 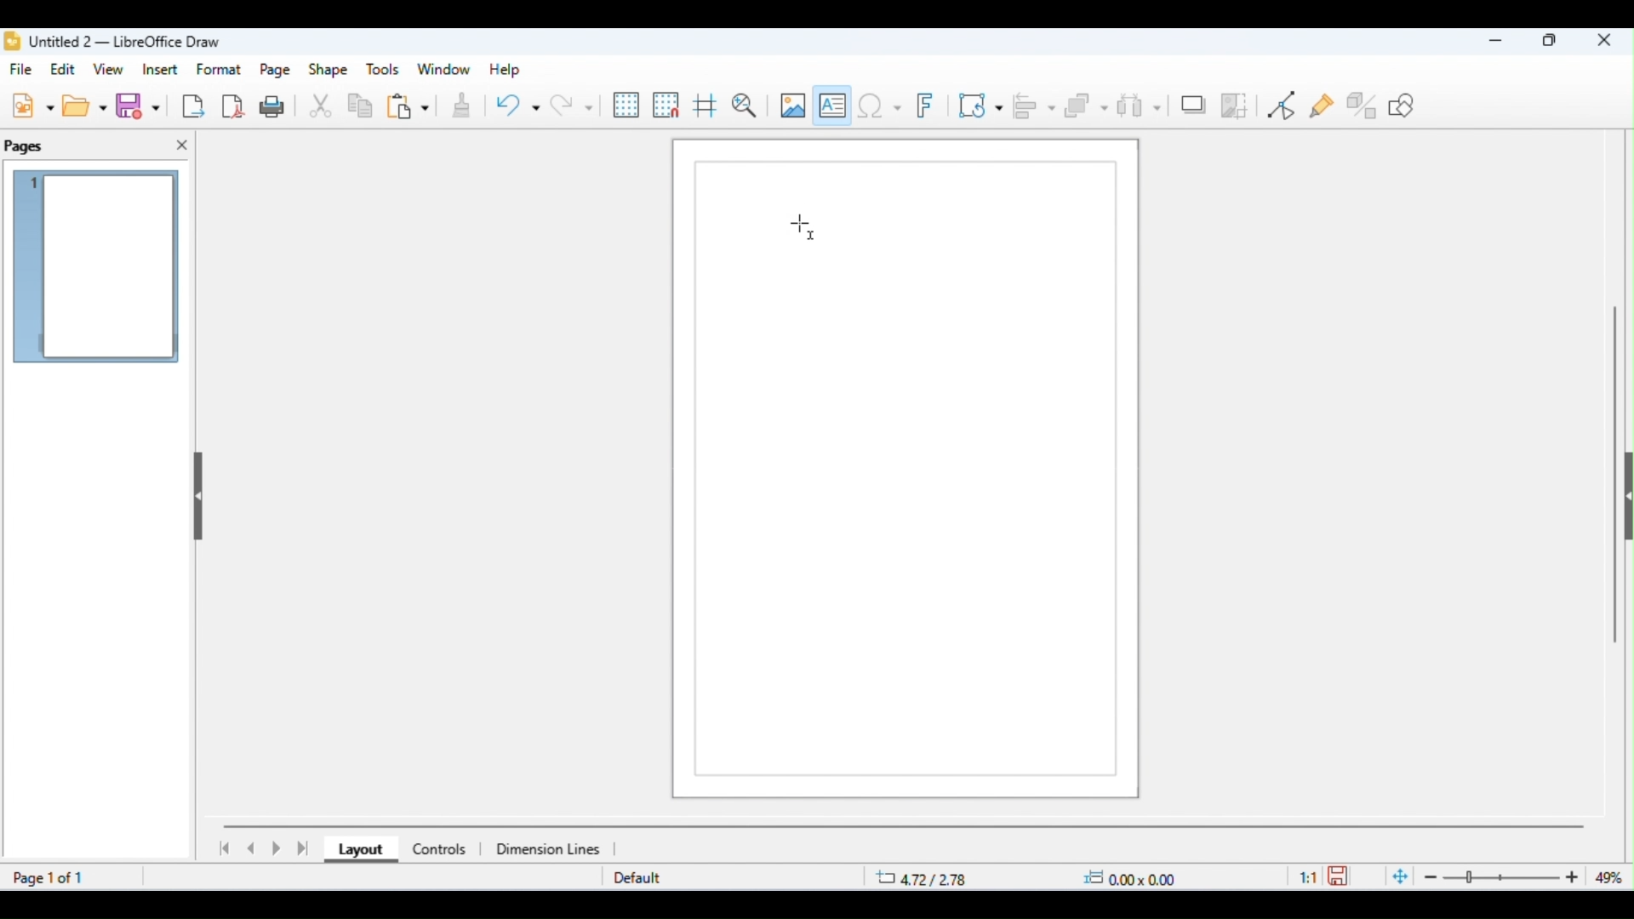 I want to click on insert special characters, so click(x=879, y=105).